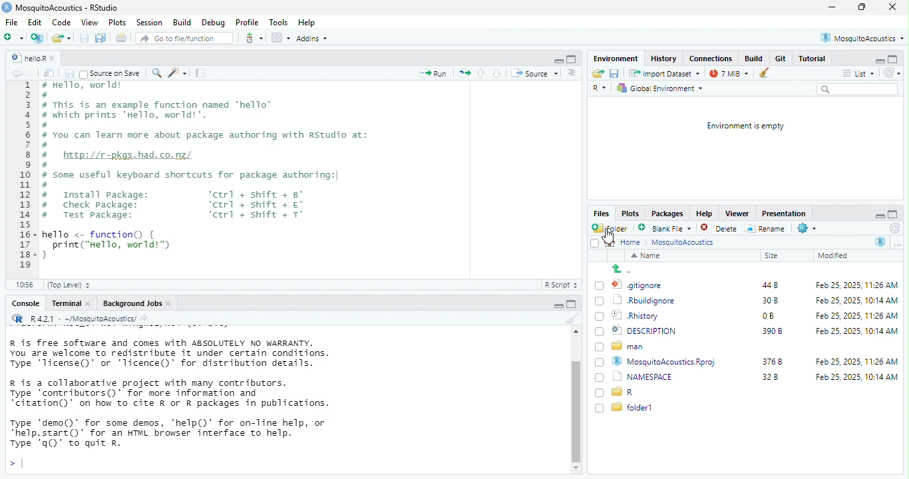  I want to click on 30 b, so click(768, 300).